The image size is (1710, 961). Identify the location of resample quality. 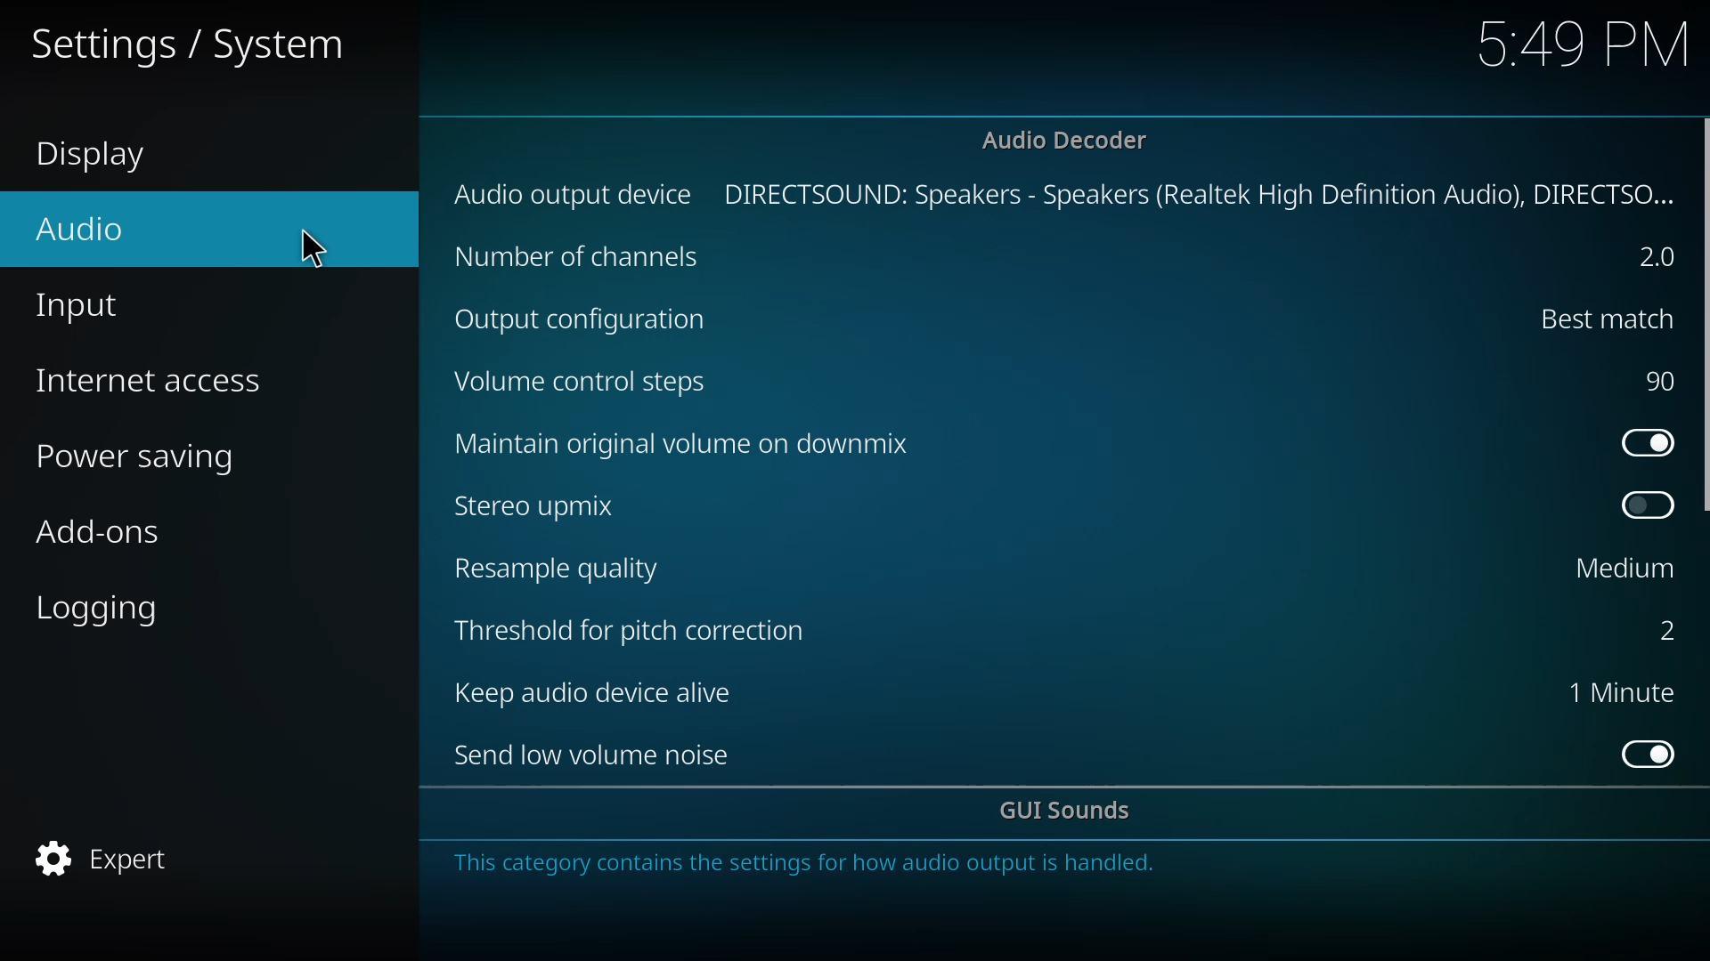
(572, 568).